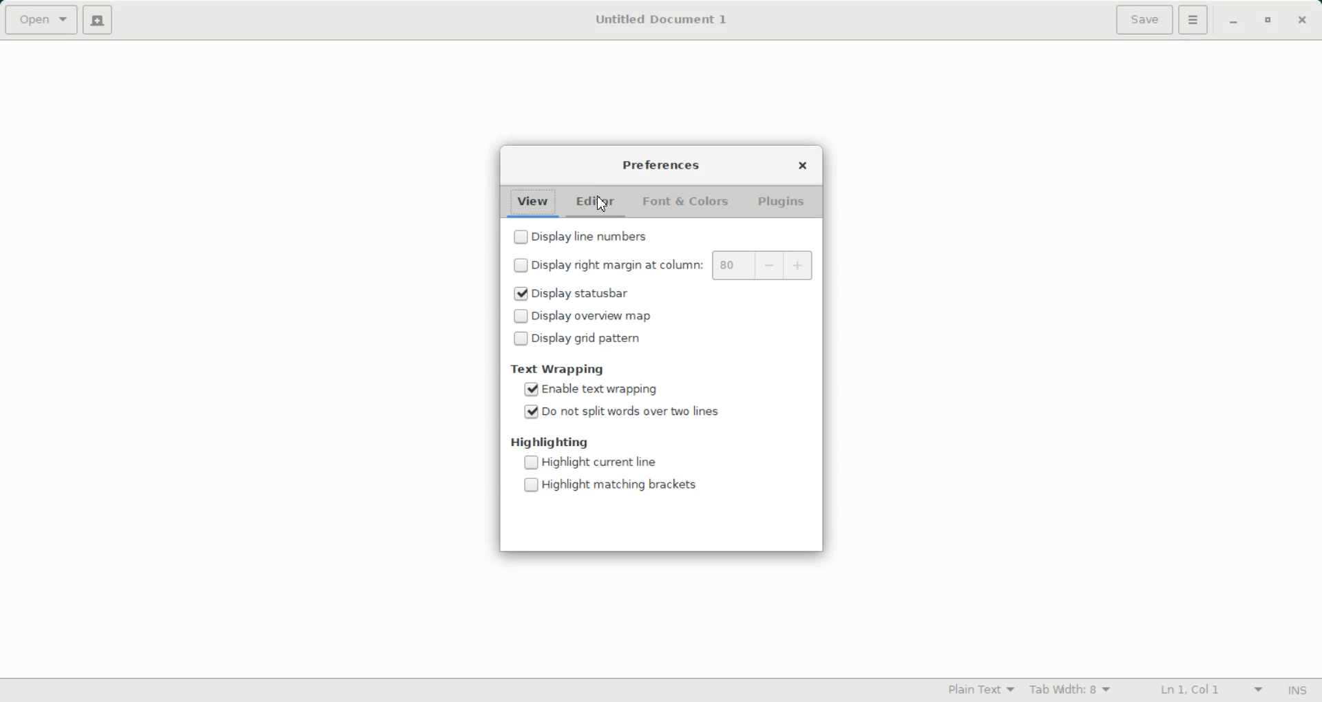 Image resolution: width=1322 pixels, height=702 pixels. I want to click on Save , so click(1144, 20).